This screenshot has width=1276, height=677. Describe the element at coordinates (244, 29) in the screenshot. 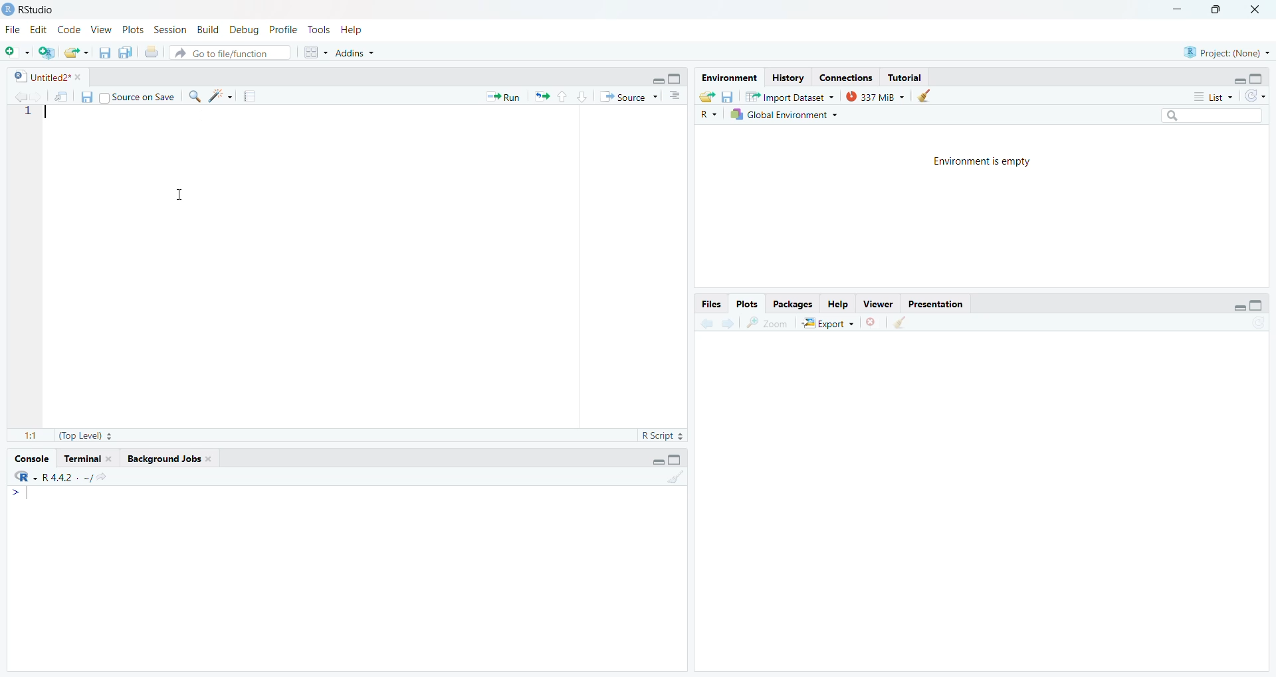

I see `Debug` at that location.